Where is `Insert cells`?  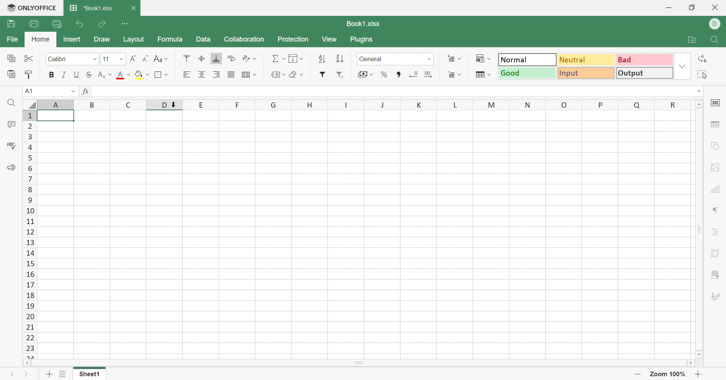 Insert cells is located at coordinates (450, 57).